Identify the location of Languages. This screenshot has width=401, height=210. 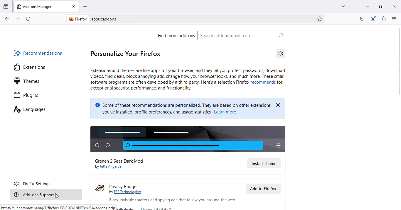
(30, 111).